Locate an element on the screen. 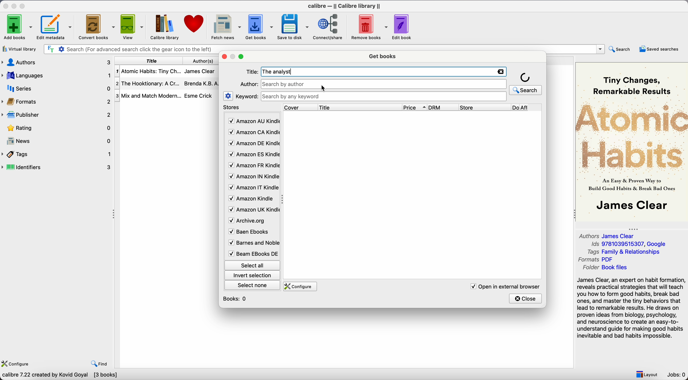 This screenshot has width=688, height=380. convert books is located at coordinates (96, 26).